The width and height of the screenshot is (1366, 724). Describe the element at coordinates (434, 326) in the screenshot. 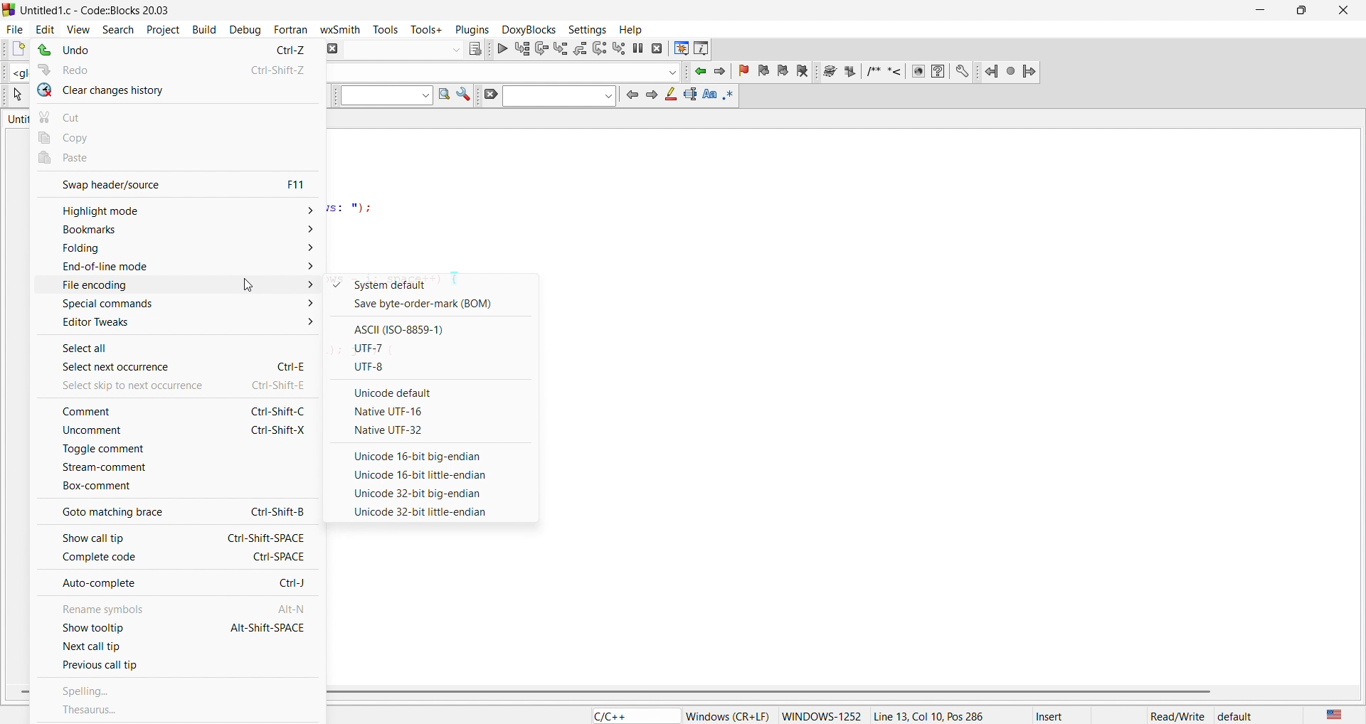

I see `ASCIII` at that location.